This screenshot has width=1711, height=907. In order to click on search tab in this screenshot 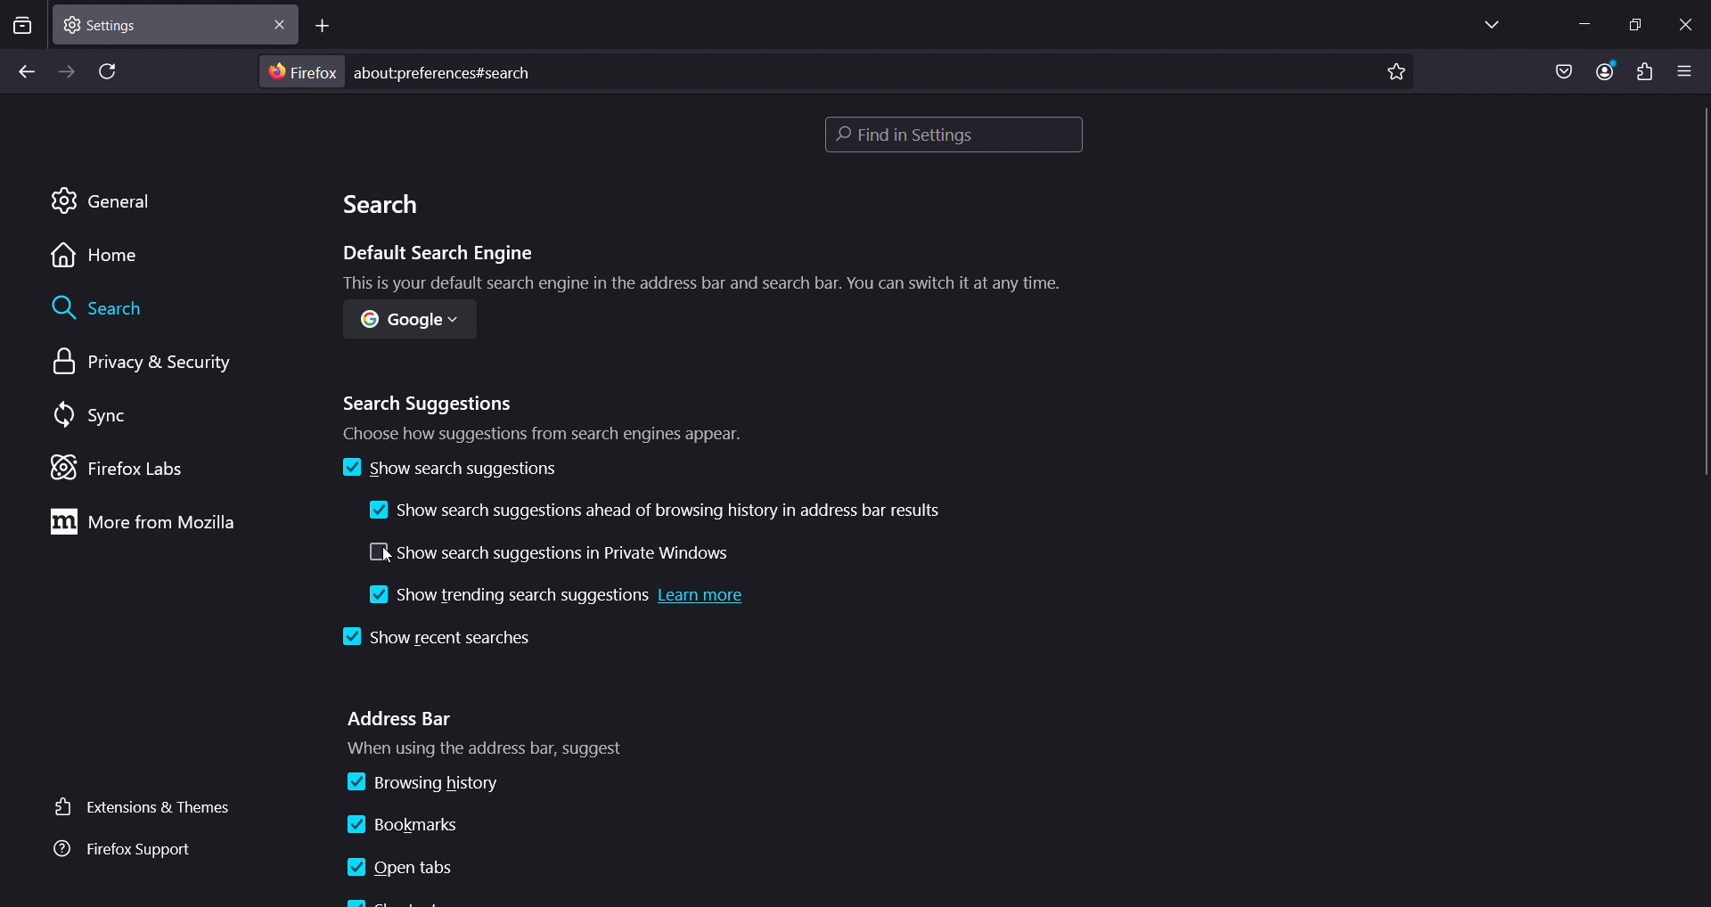, I will do `click(22, 28)`.